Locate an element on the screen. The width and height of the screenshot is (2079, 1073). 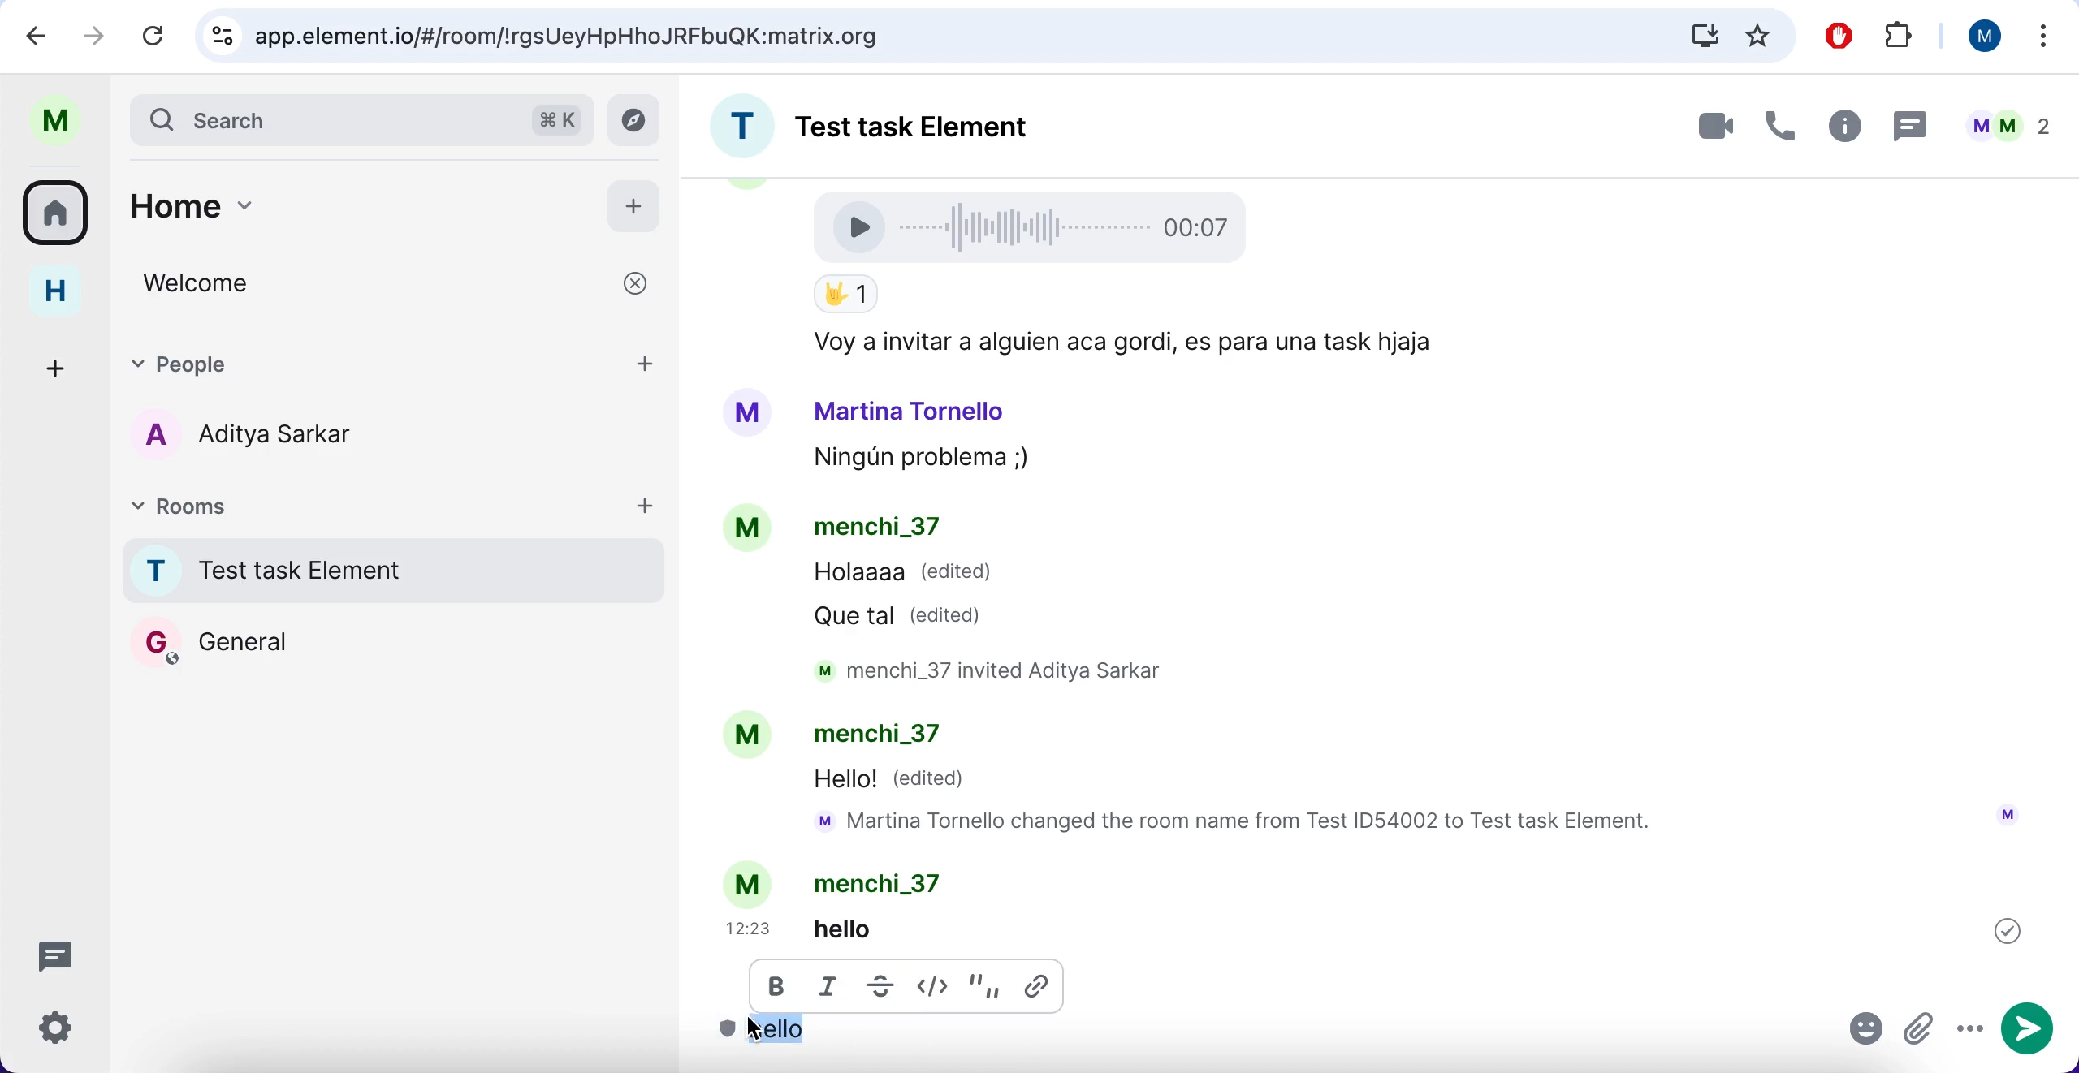
User Icon is located at coordinates (2008, 814).